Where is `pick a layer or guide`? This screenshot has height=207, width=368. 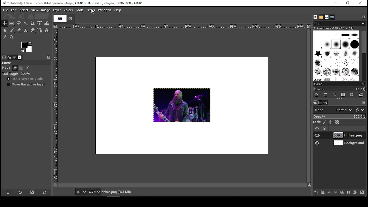 pick a layer or guide is located at coordinates (26, 79).